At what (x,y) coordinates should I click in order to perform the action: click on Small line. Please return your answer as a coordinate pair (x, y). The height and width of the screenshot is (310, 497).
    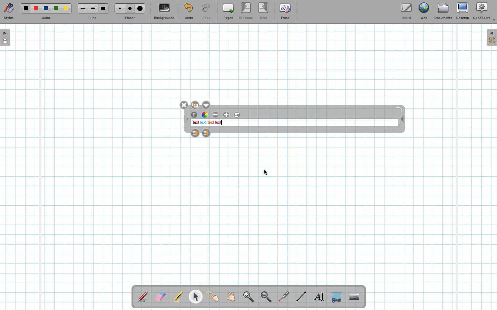
    Looking at the image, I should click on (82, 9).